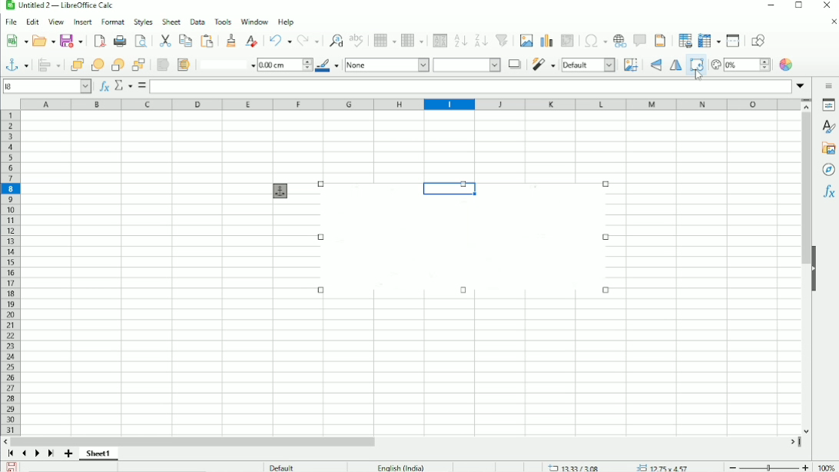 Image resolution: width=839 pixels, height=472 pixels. Describe the element at coordinates (661, 40) in the screenshot. I see `Headers and footers` at that location.